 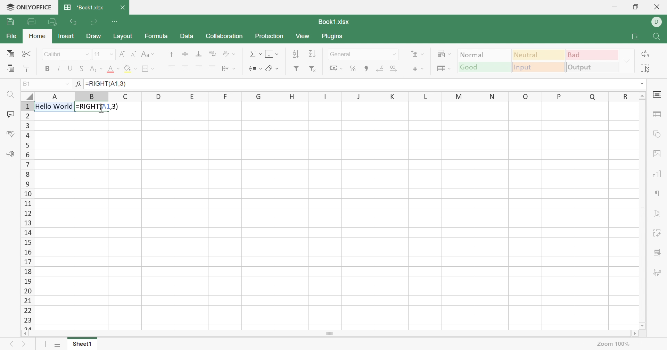 I want to click on Protection, so click(x=268, y=36).